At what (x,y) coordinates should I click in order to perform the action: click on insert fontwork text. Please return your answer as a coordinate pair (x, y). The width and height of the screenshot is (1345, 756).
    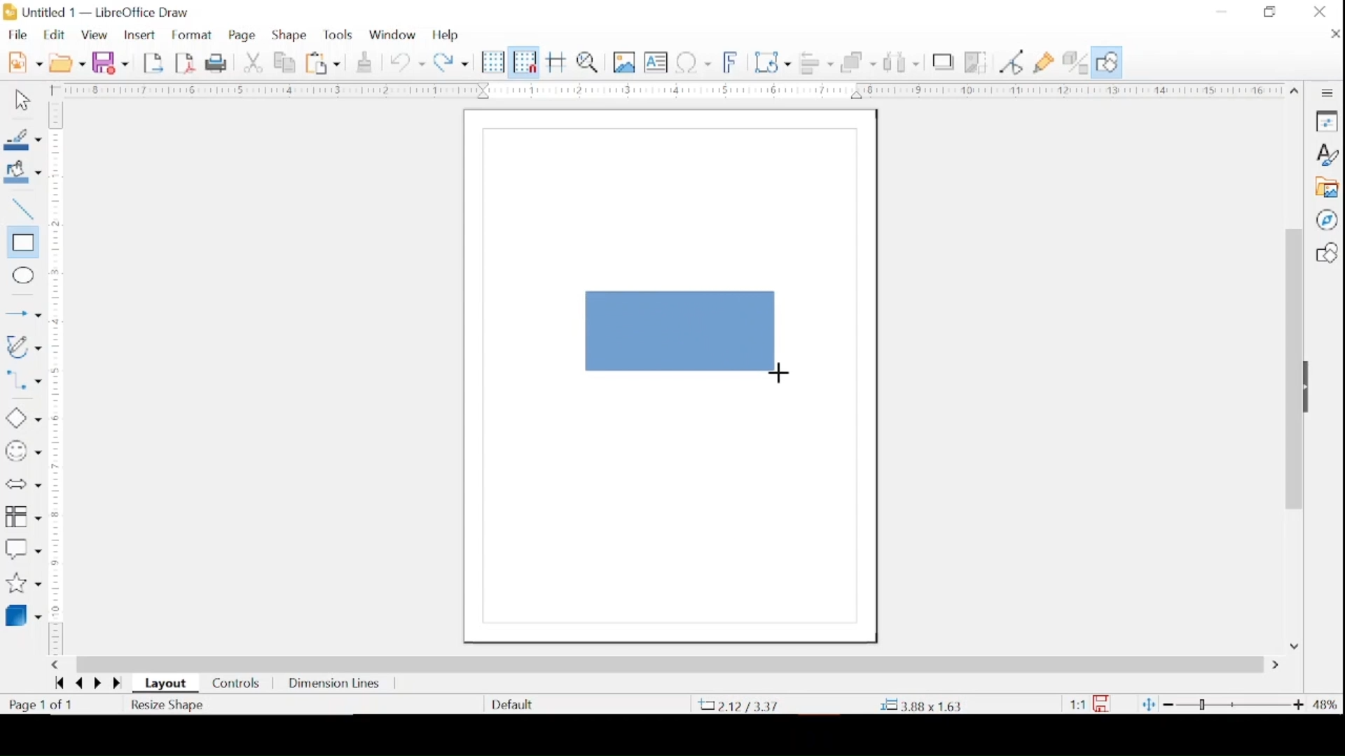
    Looking at the image, I should click on (731, 61).